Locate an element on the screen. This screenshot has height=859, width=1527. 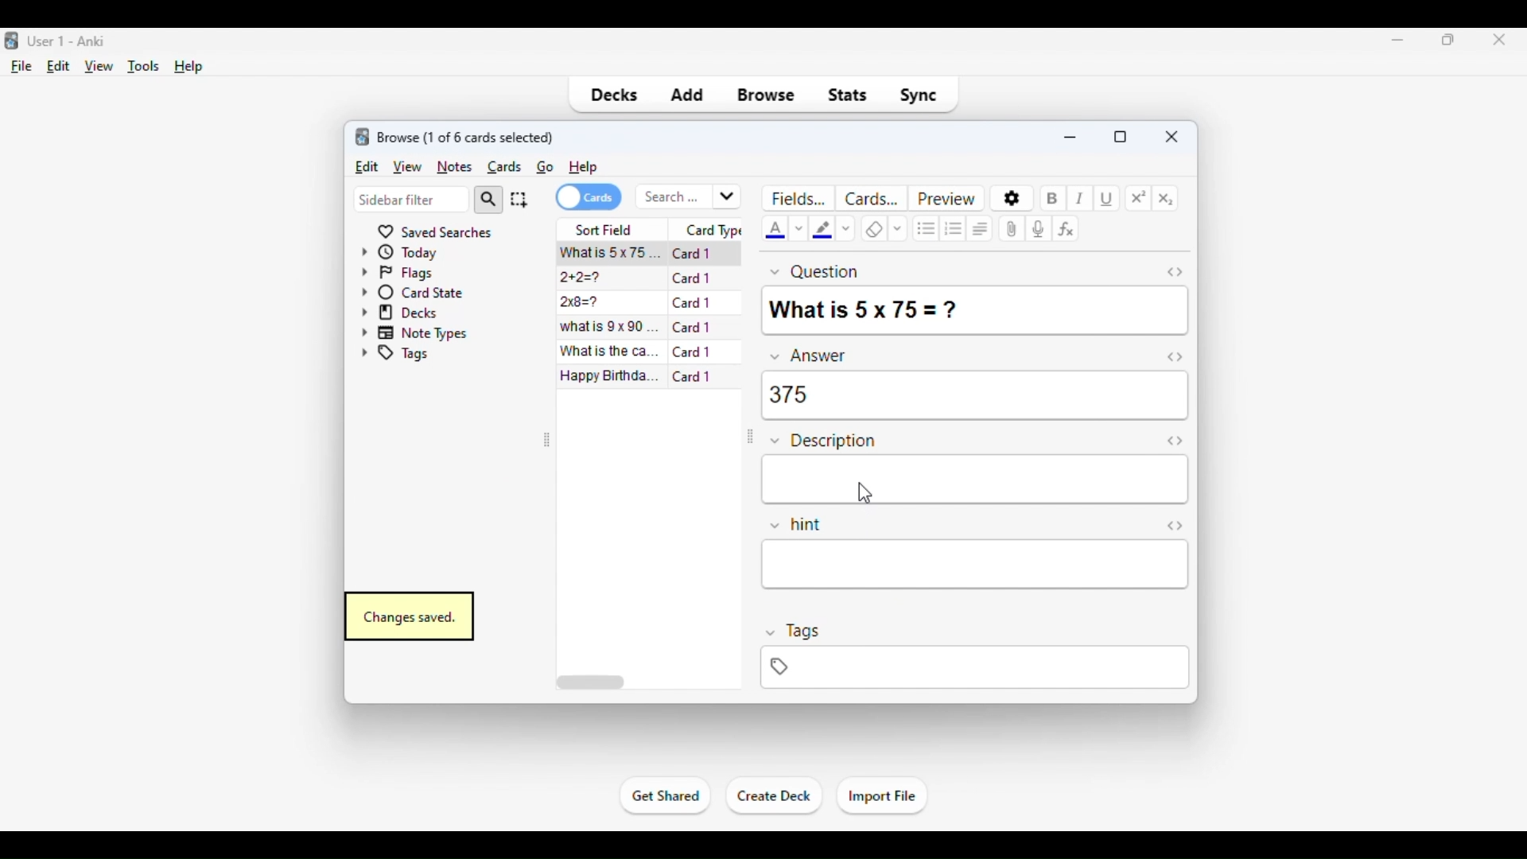
browse is located at coordinates (767, 95).